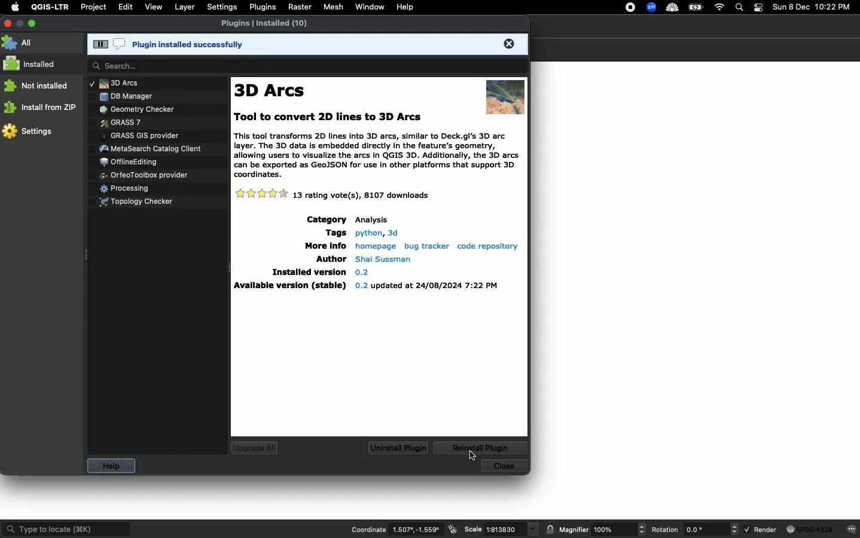 Image resolution: width=860 pixels, height=538 pixels. What do you see at coordinates (311, 45) in the screenshot?
I see `Plugin installed successfully` at bounding box center [311, 45].